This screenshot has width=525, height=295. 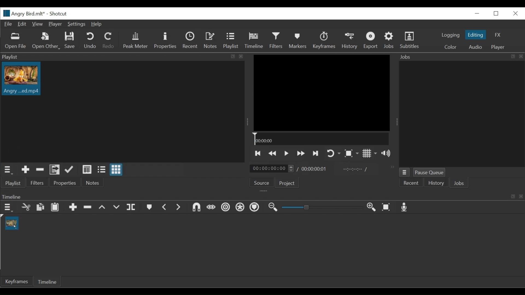 What do you see at coordinates (47, 282) in the screenshot?
I see `Timelie` at bounding box center [47, 282].